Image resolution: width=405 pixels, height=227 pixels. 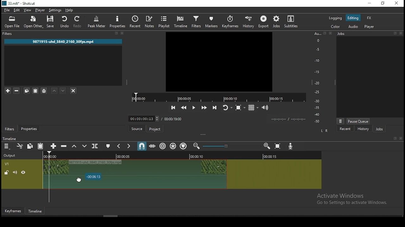 I want to click on save filter sets, so click(x=45, y=90).